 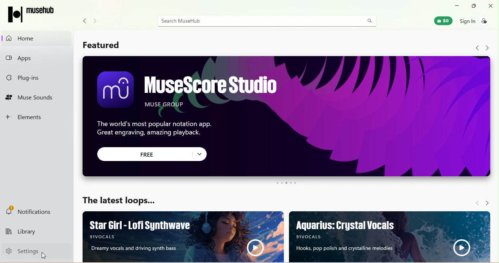 I want to click on Dreamy vocals and driving synth bass, so click(x=132, y=250).